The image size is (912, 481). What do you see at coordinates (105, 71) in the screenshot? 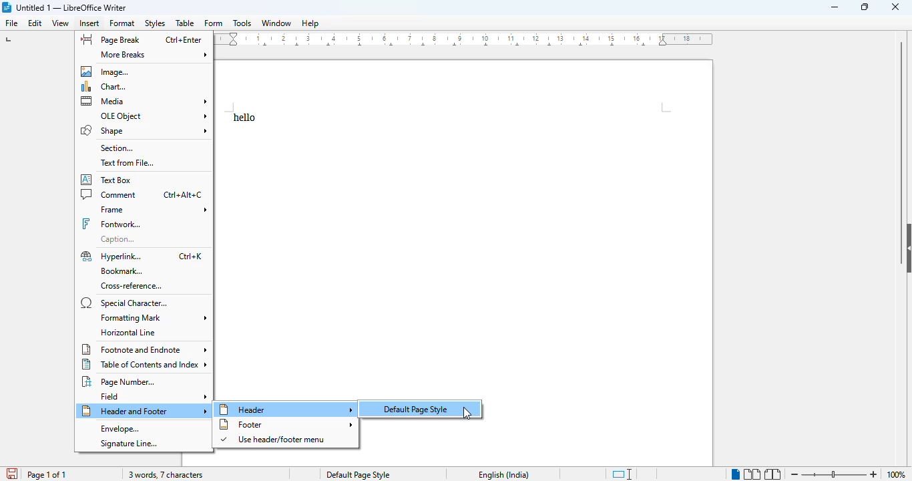
I see `image` at bounding box center [105, 71].